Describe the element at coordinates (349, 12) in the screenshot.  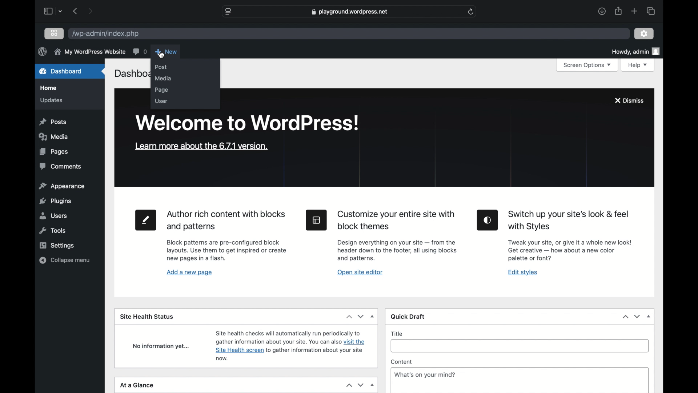
I see `web address` at that location.